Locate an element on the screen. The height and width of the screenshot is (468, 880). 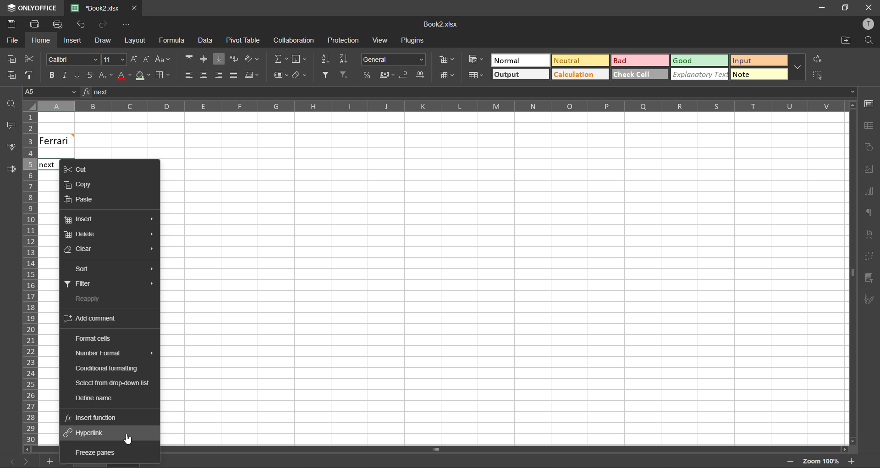
conditional formatting is located at coordinates (109, 369).